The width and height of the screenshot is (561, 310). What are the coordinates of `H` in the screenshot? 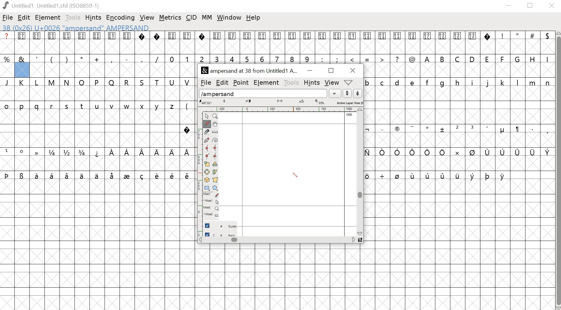 It's located at (532, 58).